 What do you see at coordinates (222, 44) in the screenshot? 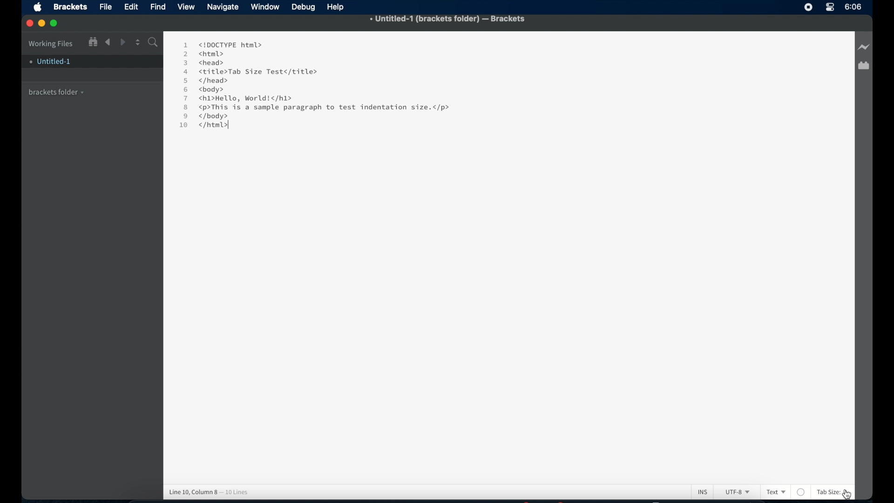
I see `1  <!DOCTYPE html>` at bounding box center [222, 44].